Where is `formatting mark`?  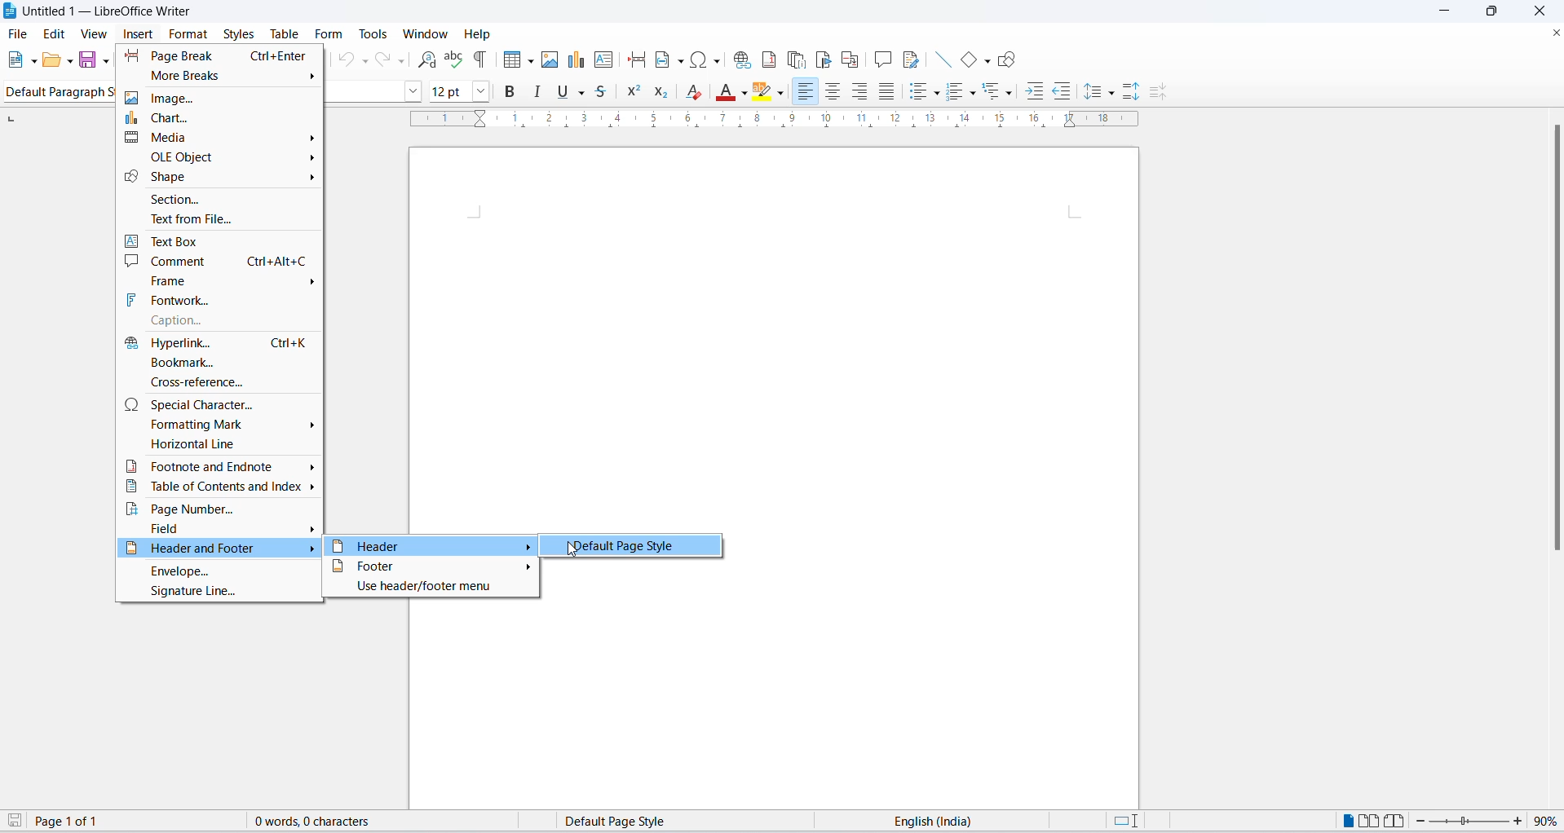 formatting mark is located at coordinates (219, 424).